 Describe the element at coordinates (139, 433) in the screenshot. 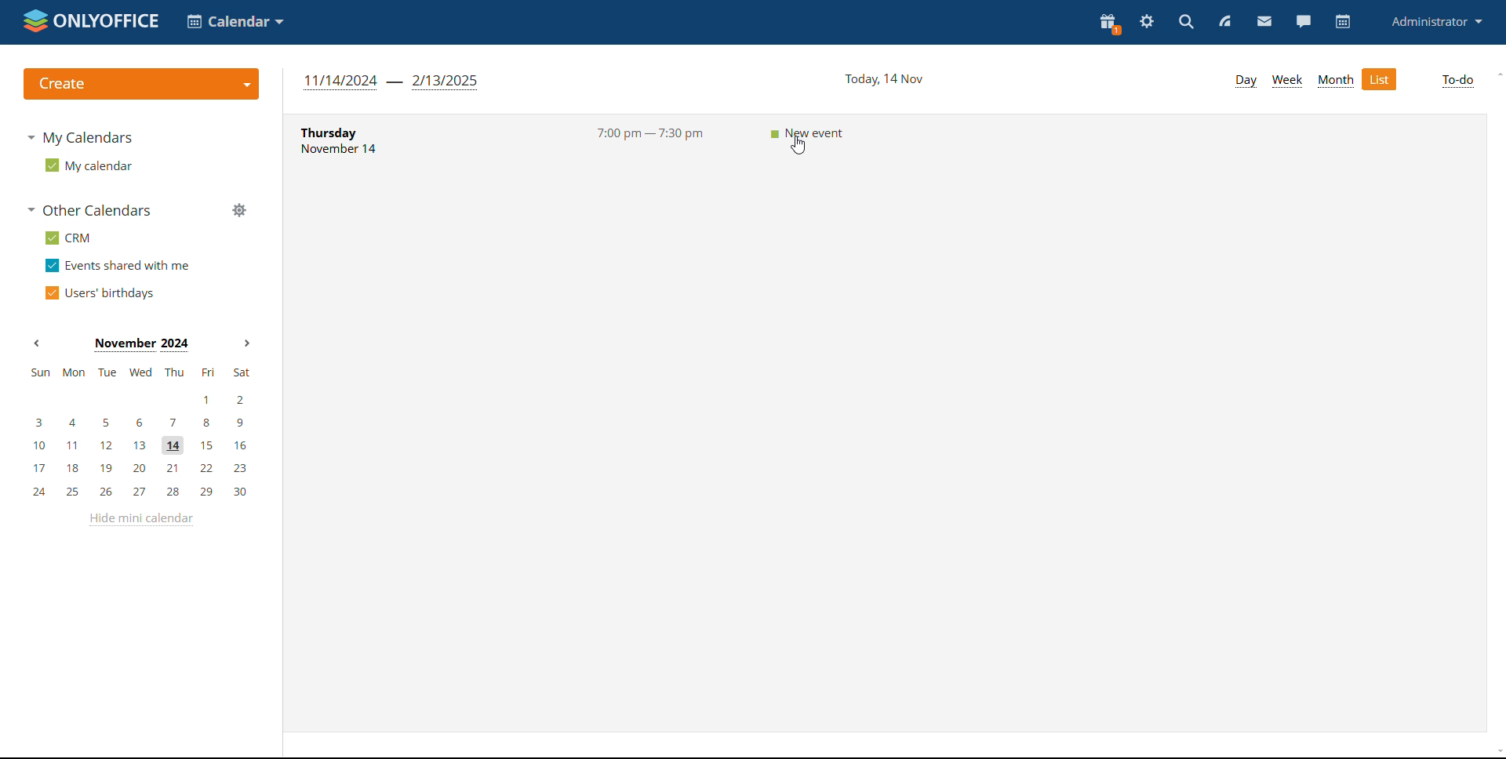

I see `mini calendar` at that location.